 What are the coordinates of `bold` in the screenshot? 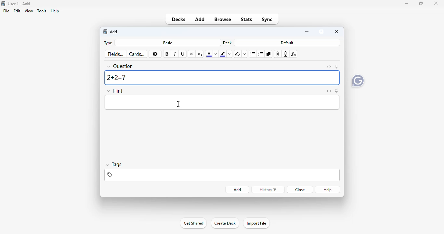 It's located at (167, 54).